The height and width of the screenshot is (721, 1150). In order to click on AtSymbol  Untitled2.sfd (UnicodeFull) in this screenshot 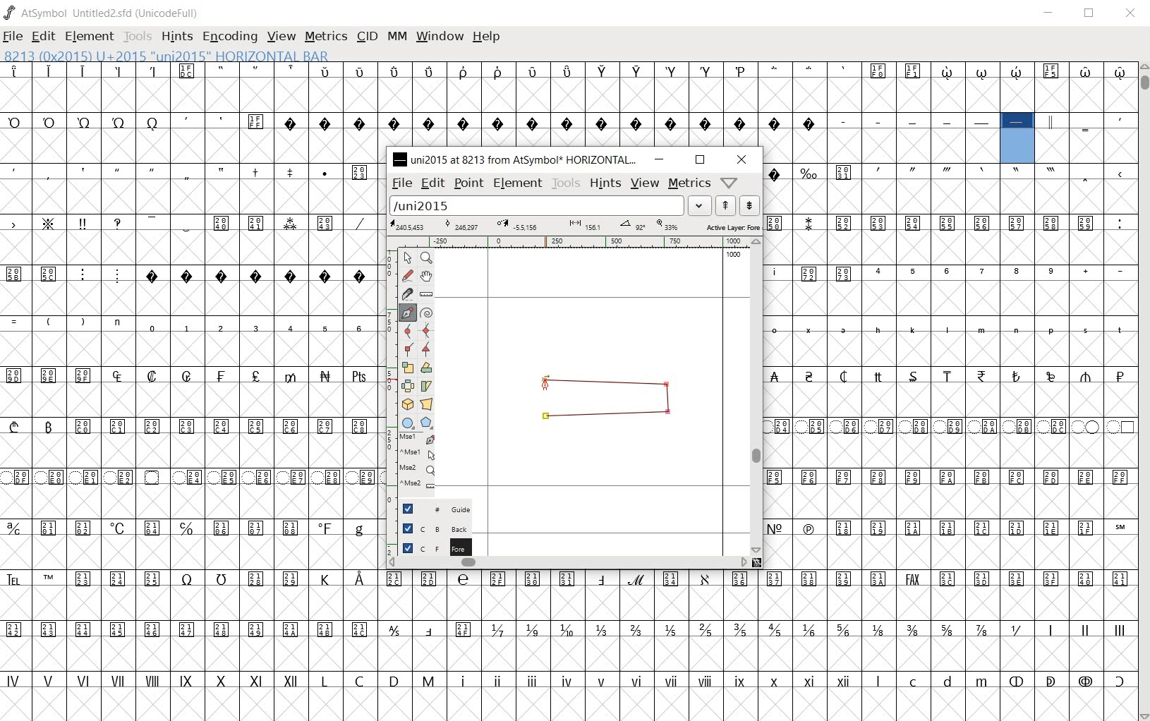, I will do `click(102, 13)`.